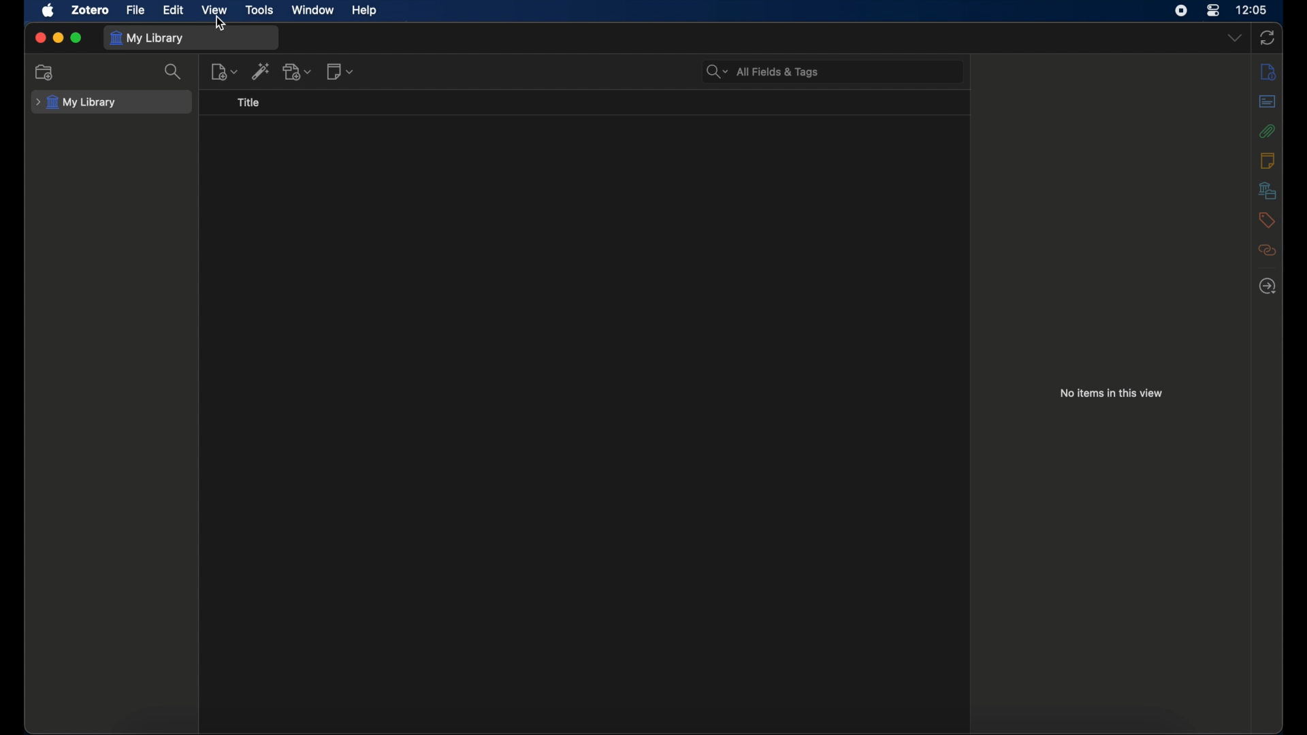  Describe the element at coordinates (175, 11) in the screenshot. I see `edit` at that location.